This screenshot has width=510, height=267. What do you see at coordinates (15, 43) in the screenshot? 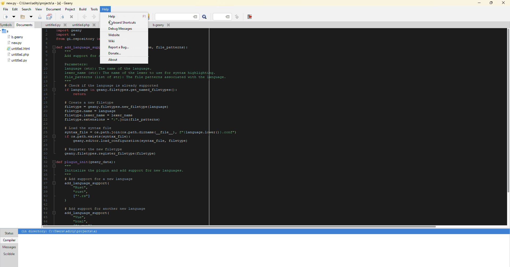
I see `file` at bounding box center [15, 43].